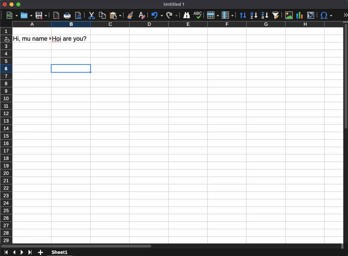  I want to click on paste, so click(116, 15).